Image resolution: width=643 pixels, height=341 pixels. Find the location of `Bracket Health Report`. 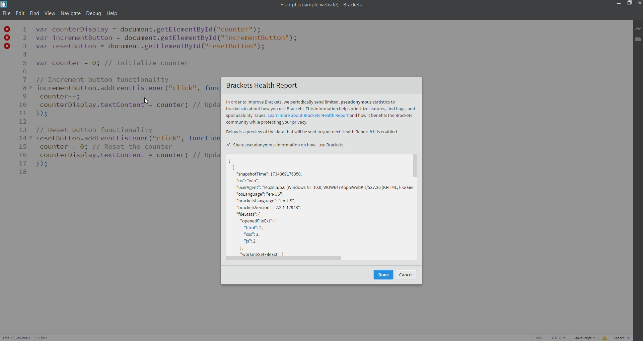

Bracket Health Report is located at coordinates (322, 85).